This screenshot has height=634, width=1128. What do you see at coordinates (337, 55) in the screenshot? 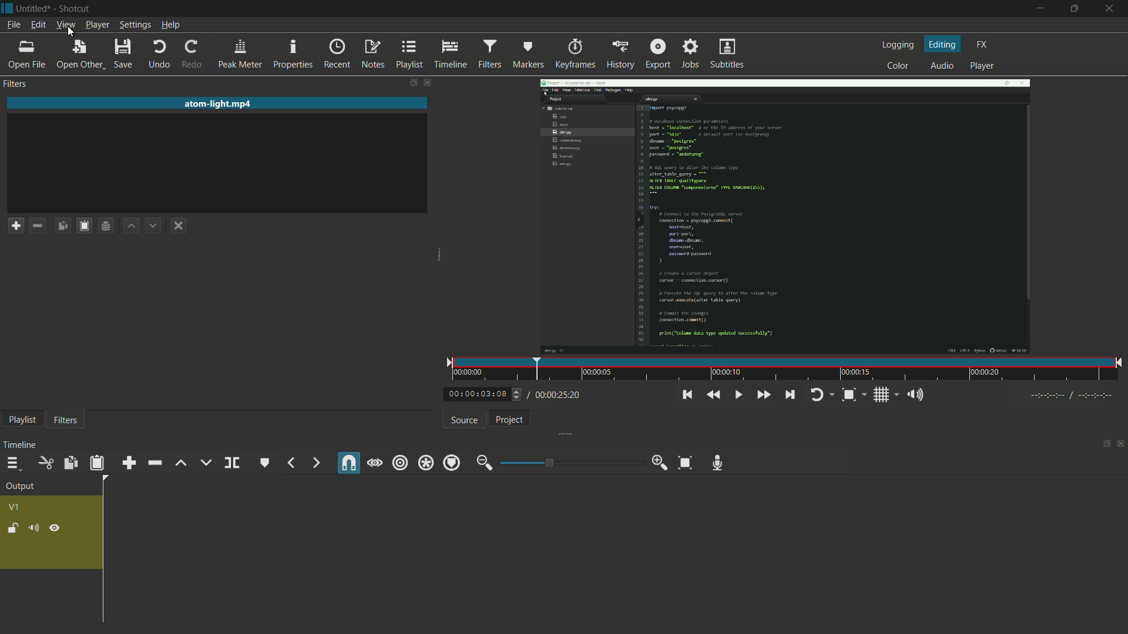
I see `recent` at bounding box center [337, 55].